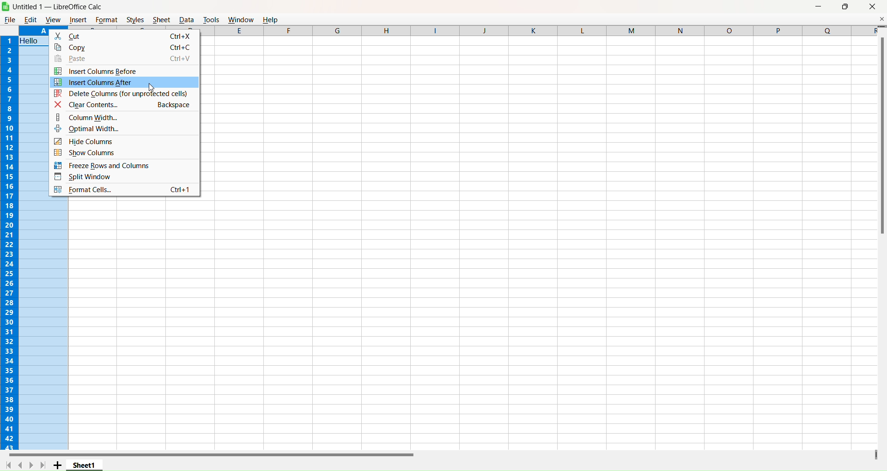 This screenshot has height=471, width=887. What do you see at coordinates (20, 464) in the screenshot?
I see `Previous Slide` at bounding box center [20, 464].